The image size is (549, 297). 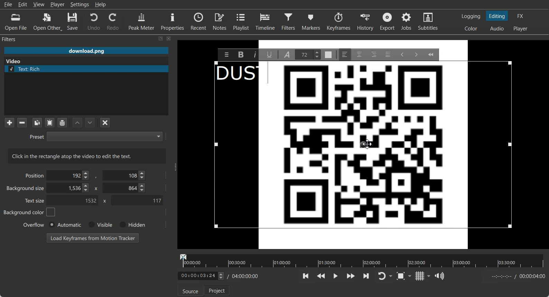 I want to click on Properties, so click(x=173, y=21).